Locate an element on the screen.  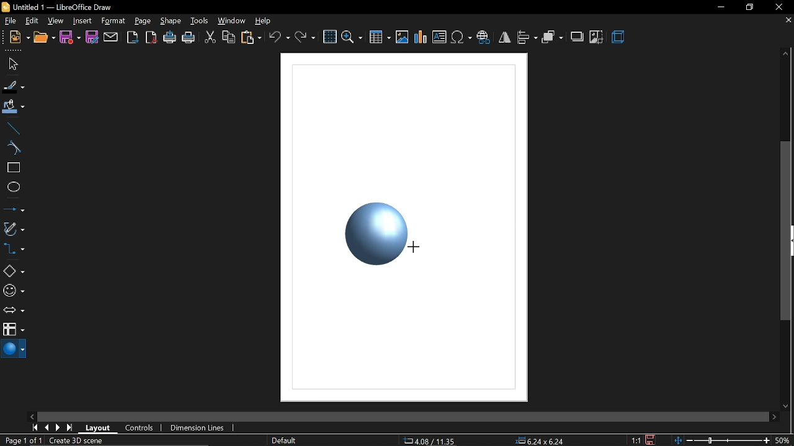
insert table is located at coordinates (380, 38).